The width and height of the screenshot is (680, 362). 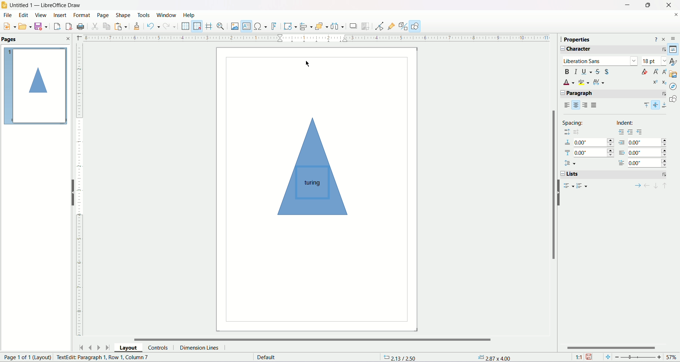 What do you see at coordinates (599, 62) in the screenshot?
I see `liberation sans` at bounding box center [599, 62].